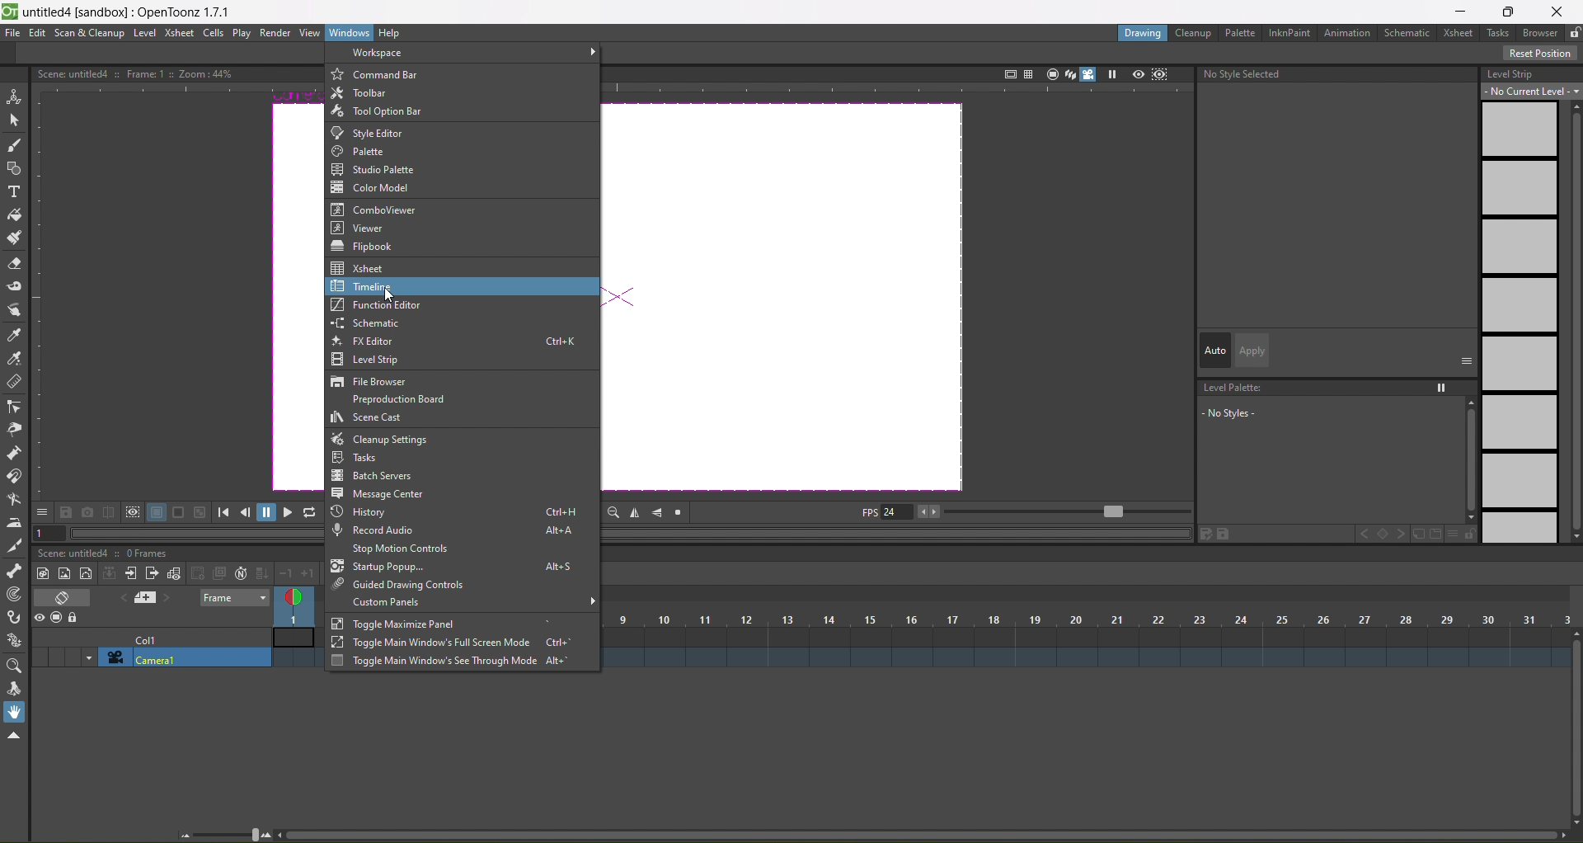 The width and height of the screenshot is (1583, 843). What do you see at coordinates (14, 194) in the screenshot?
I see `type tool` at bounding box center [14, 194].